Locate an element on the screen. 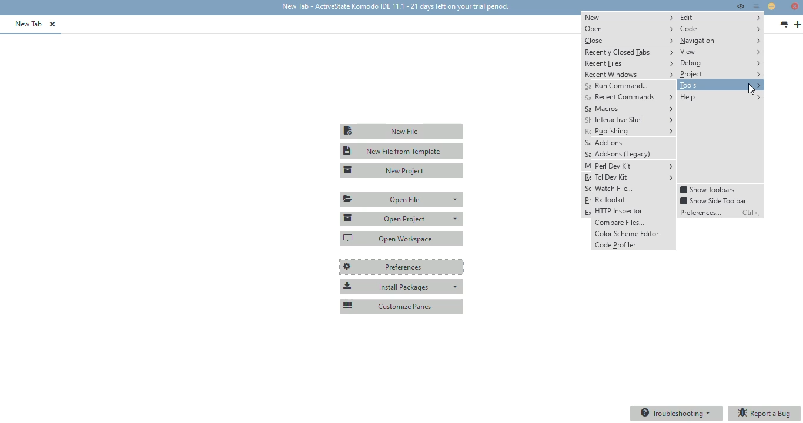  debug is located at coordinates (720, 63).